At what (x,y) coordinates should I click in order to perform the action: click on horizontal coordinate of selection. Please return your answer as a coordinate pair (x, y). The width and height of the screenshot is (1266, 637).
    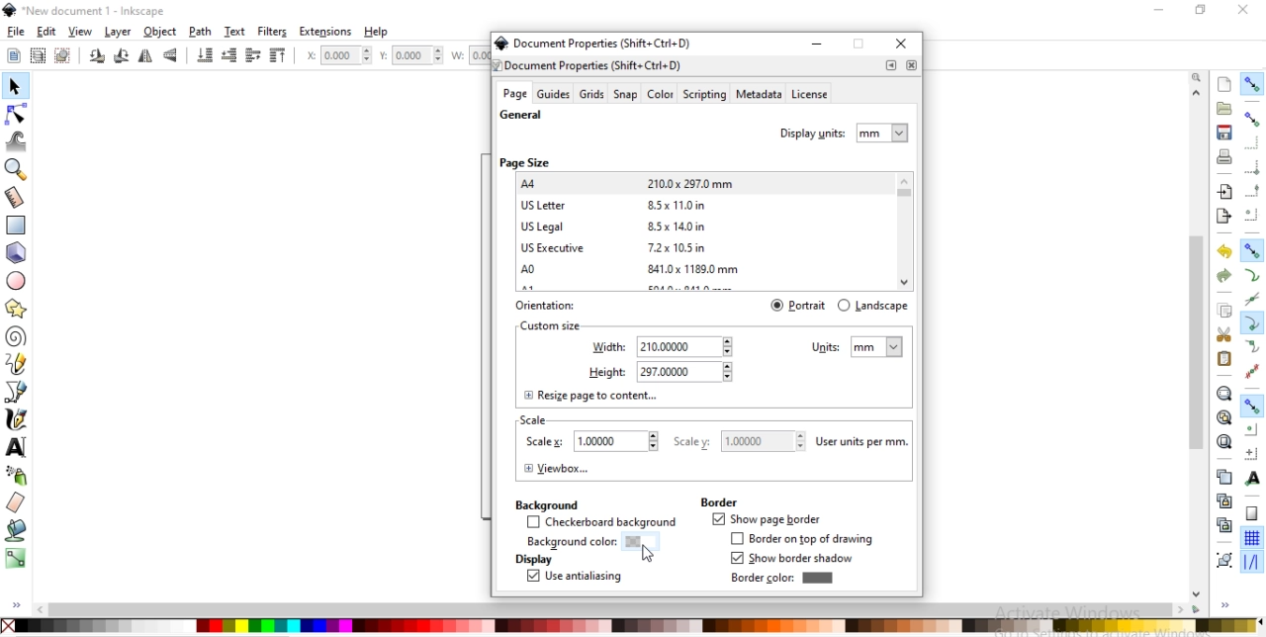
    Looking at the image, I should click on (336, 57).